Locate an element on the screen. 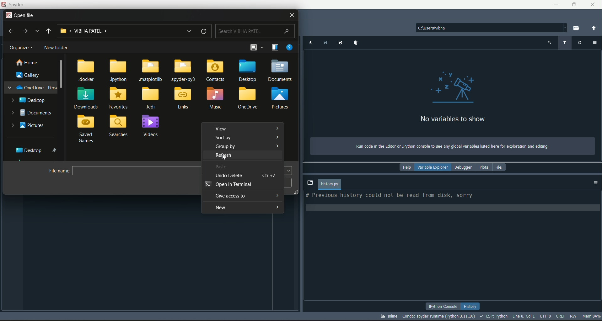 The image size is (602, 321). text is located at coordinates (389, 196).